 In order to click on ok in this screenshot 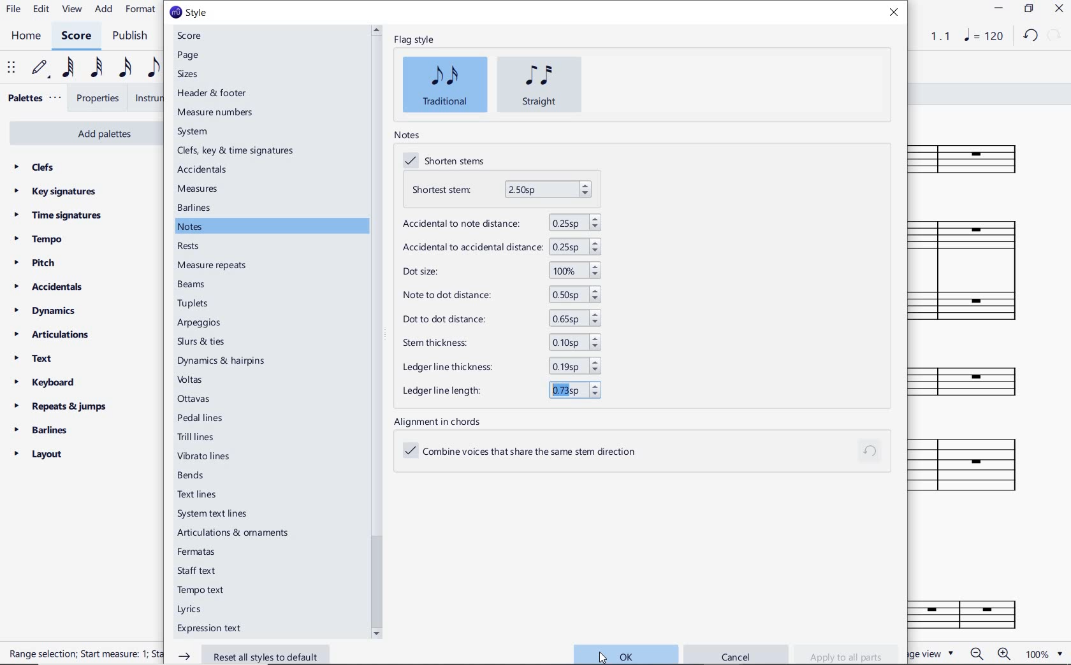, I will do `click(625, 654)`.